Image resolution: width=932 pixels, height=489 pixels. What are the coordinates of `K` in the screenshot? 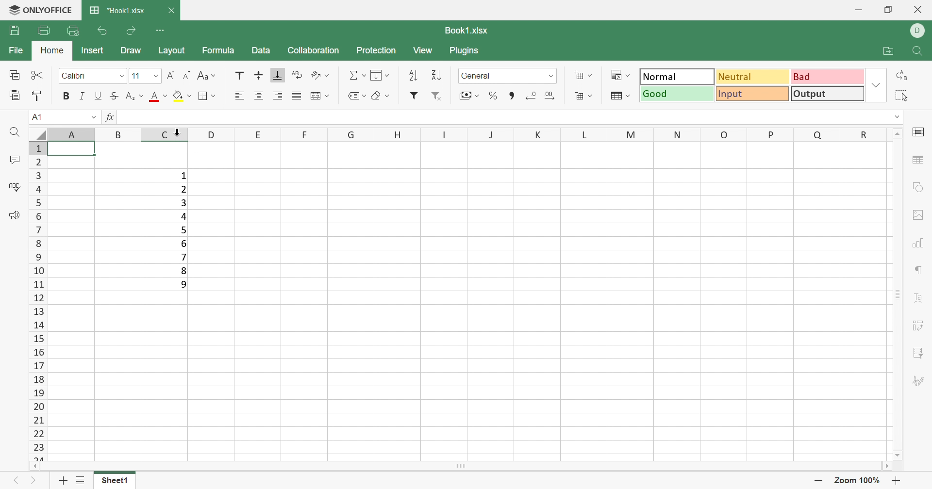 It's located at (538, 134).